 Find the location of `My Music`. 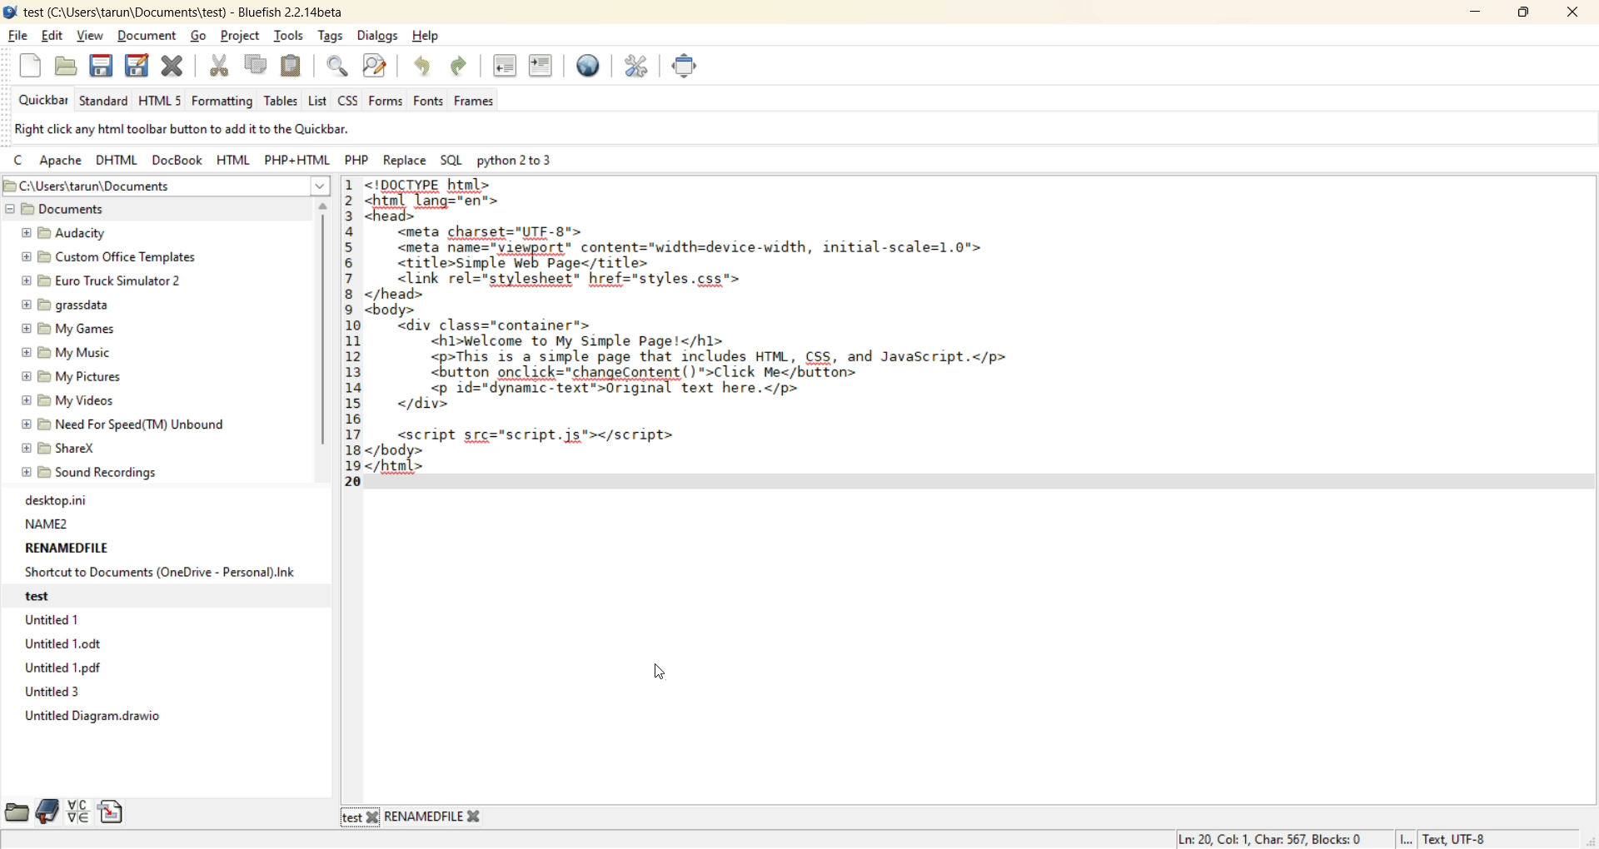

My Music is located at coordinates (72, 350).